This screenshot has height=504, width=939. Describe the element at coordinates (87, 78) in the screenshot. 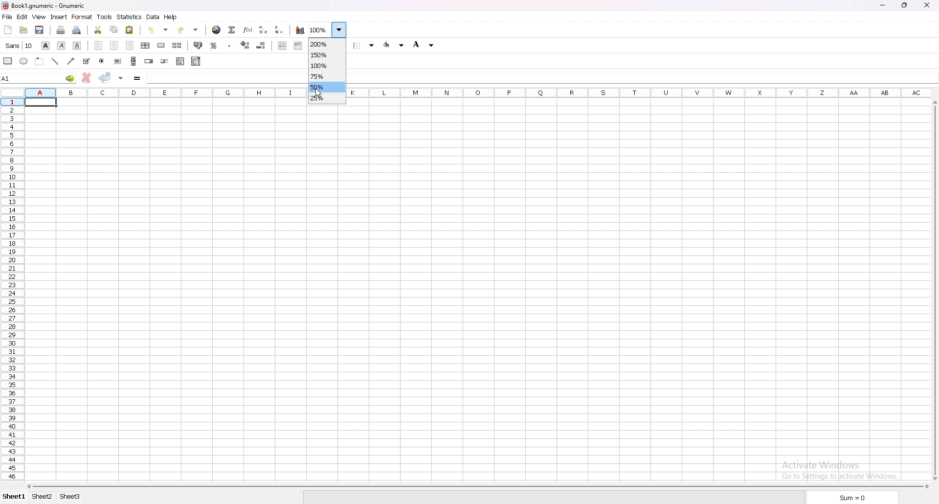

I see `cancel change` at that location.